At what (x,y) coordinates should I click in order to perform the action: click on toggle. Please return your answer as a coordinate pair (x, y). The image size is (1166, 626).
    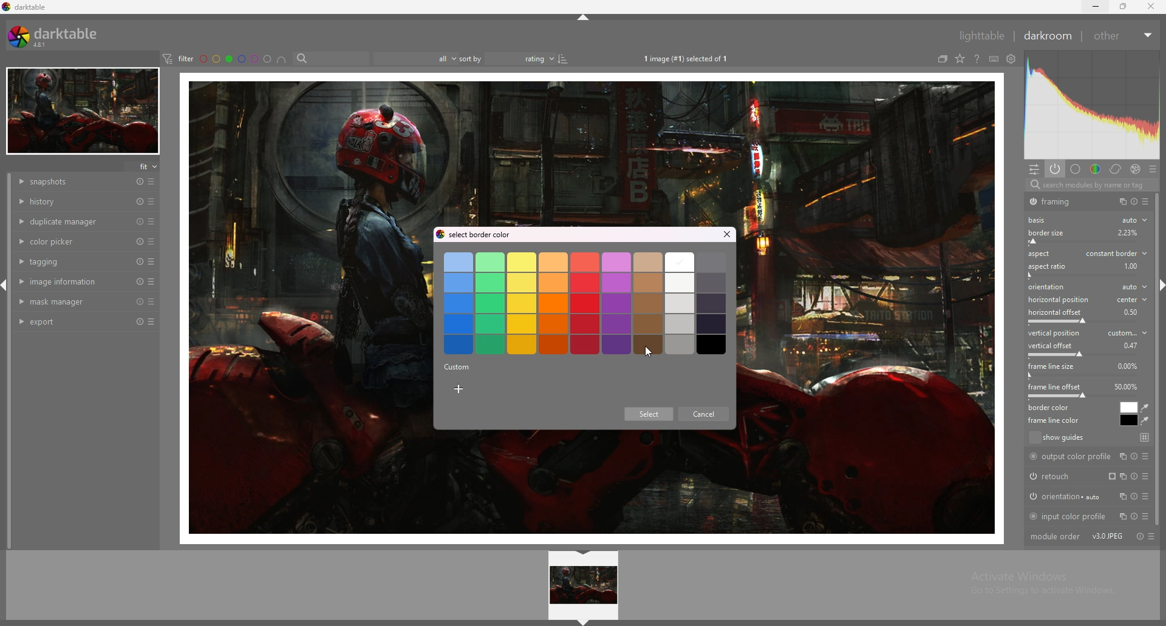
    Looking at the image, I should click on (1136, 202).